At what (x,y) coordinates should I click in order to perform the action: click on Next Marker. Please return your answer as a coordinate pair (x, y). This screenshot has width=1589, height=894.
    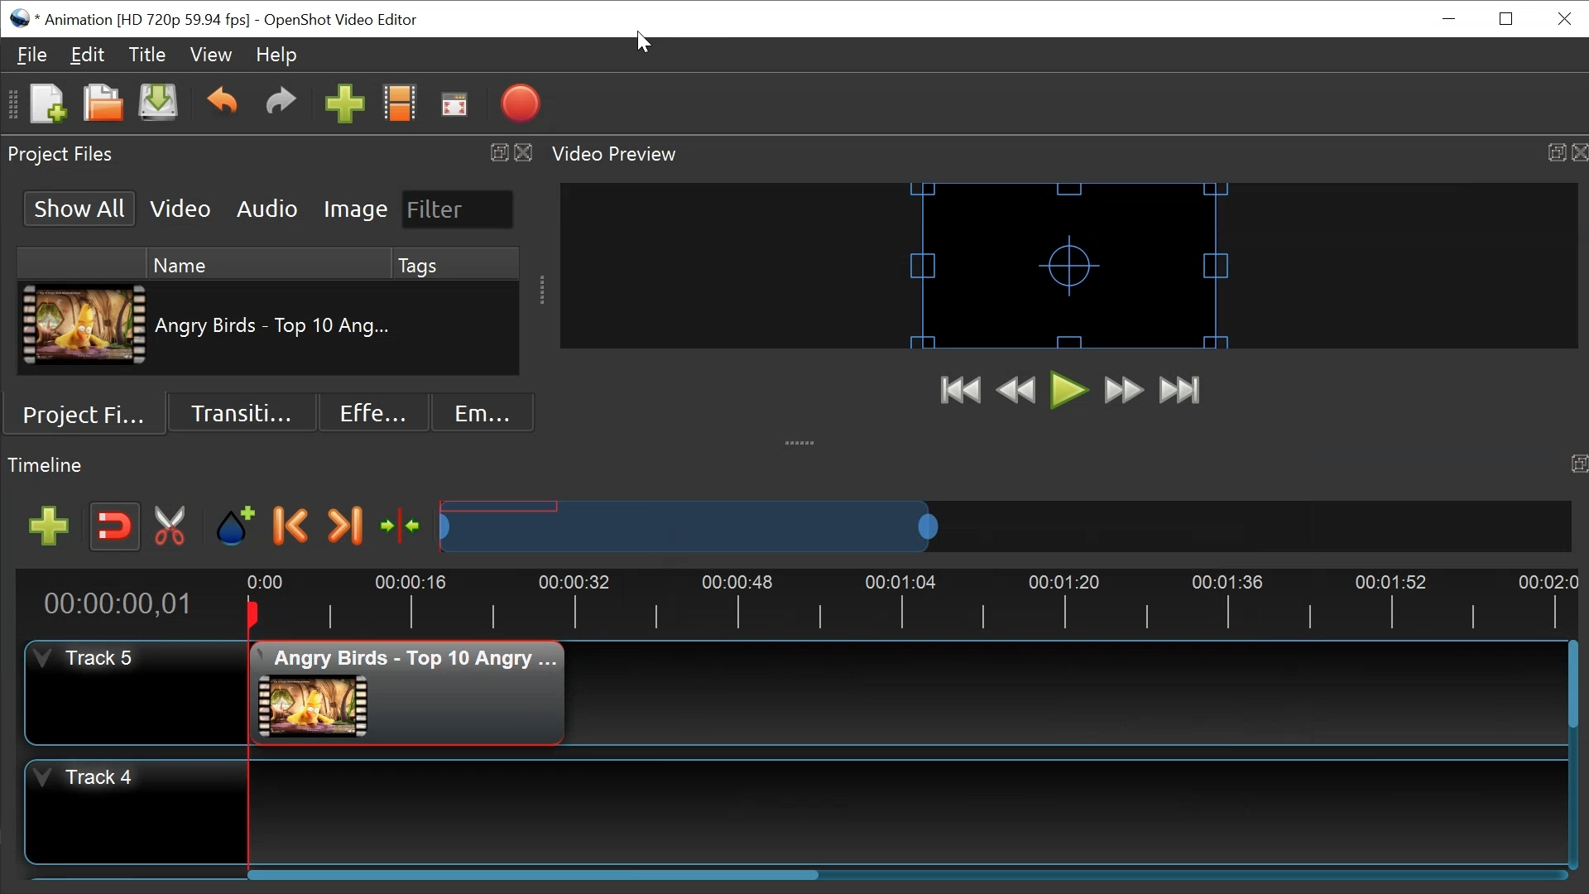
    Looking at the image, I should click on (347, 525).